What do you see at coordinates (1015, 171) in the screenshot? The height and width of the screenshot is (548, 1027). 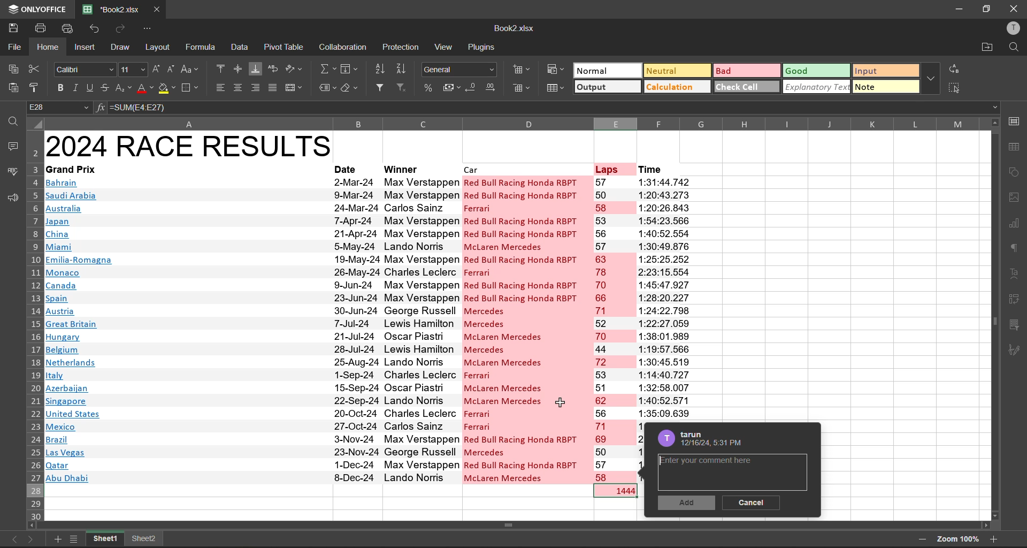 I see `shapes` at bounding box center [1015, 171].